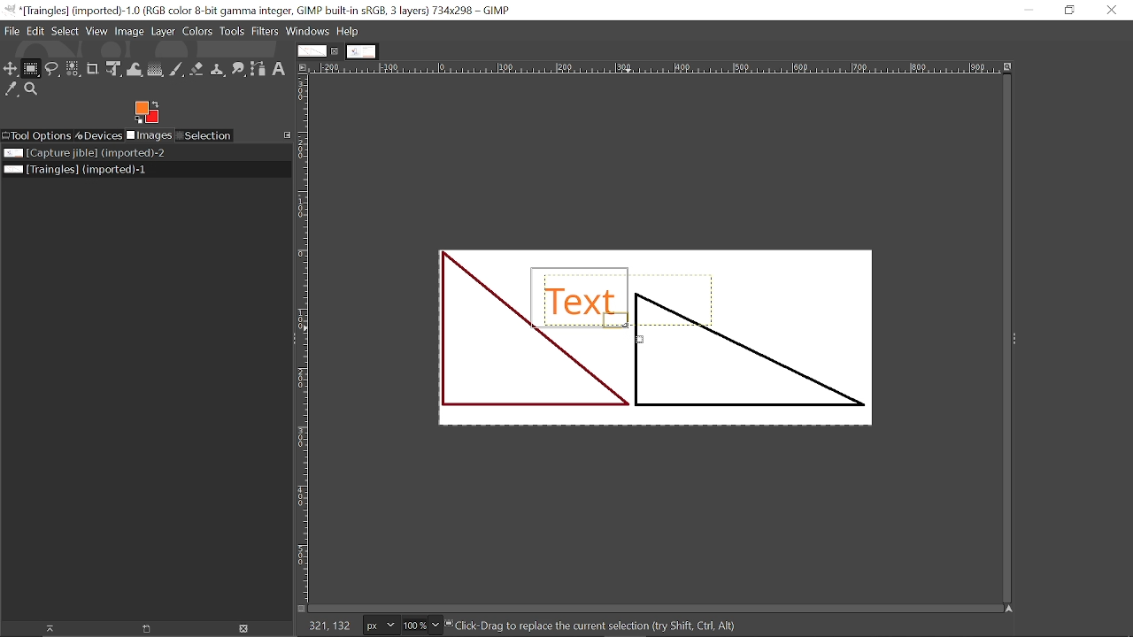 Image resolution: width=1133 pixels, height=637 pixels. Describe the element at coordinates (197, 32) in the screenshot. I see `Colors` at that location.